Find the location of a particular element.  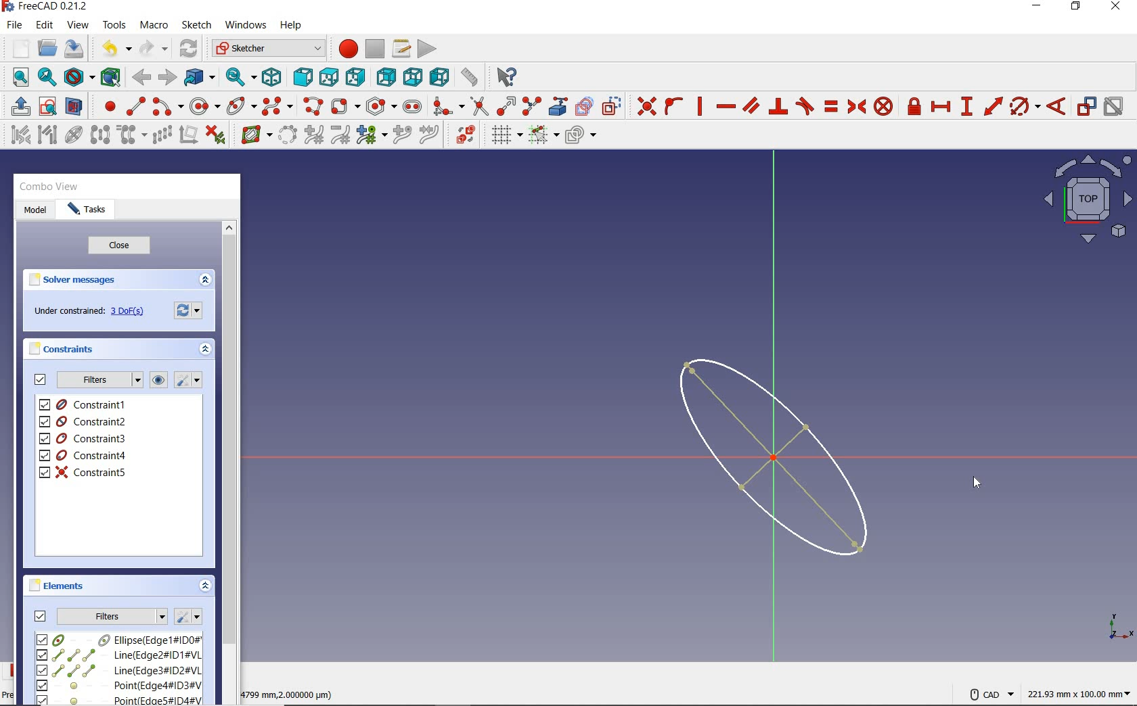

create slot is located at coordinates (411, 105).